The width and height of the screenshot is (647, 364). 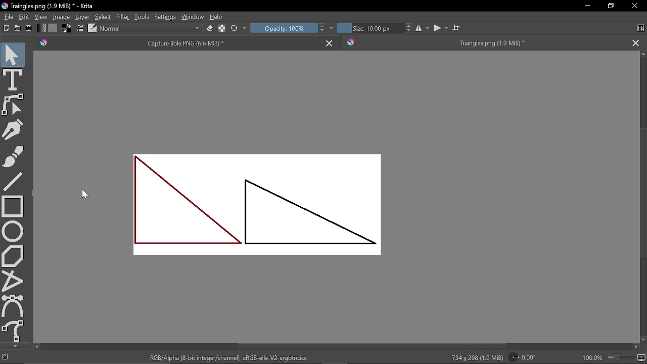 What do you see at coordinates (228, 357) in the screenshot?
I see `RGB/Alpha (8-bit integer/channel) sRGB-elle-V2-srgbtrc.icc` at bounding box center [228, 357].